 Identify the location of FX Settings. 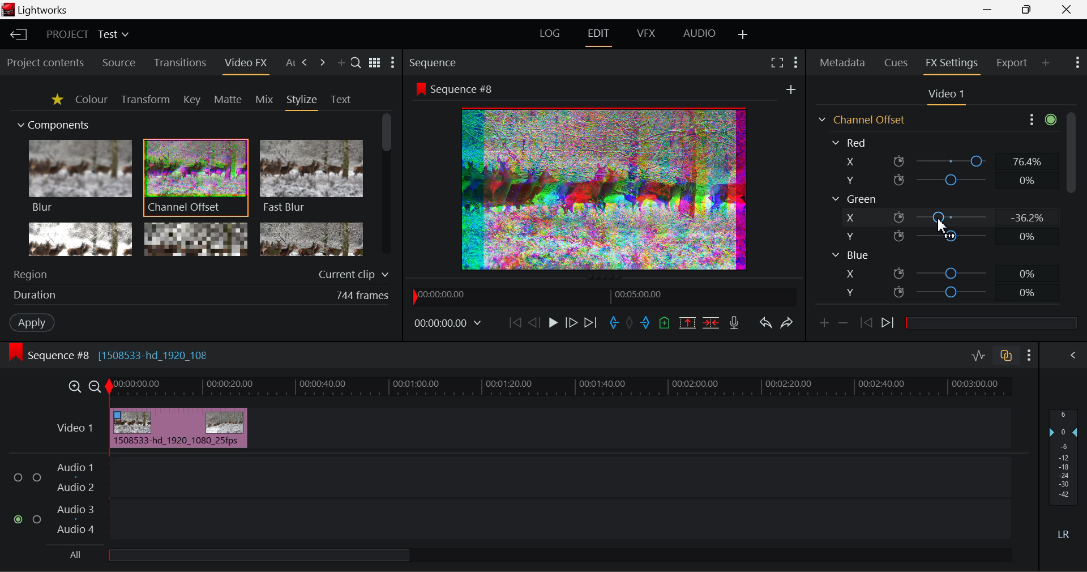
(952, 64).